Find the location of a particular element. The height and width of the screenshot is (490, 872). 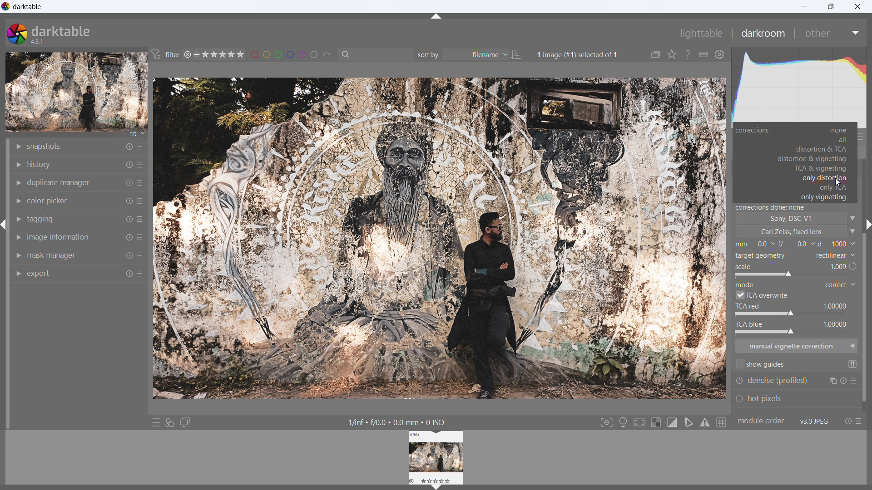

denoise is located at coordinates (796, 382).